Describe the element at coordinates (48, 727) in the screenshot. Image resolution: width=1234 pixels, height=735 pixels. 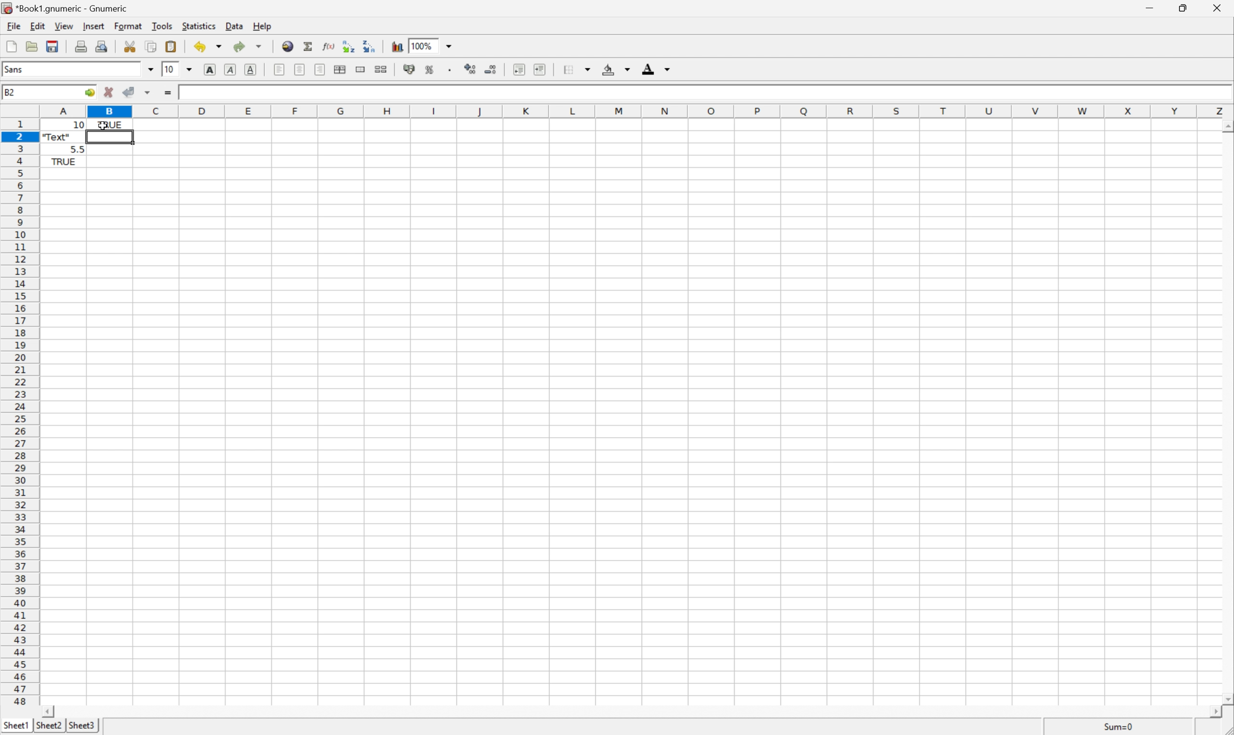
I see `Sheet2` at that location.